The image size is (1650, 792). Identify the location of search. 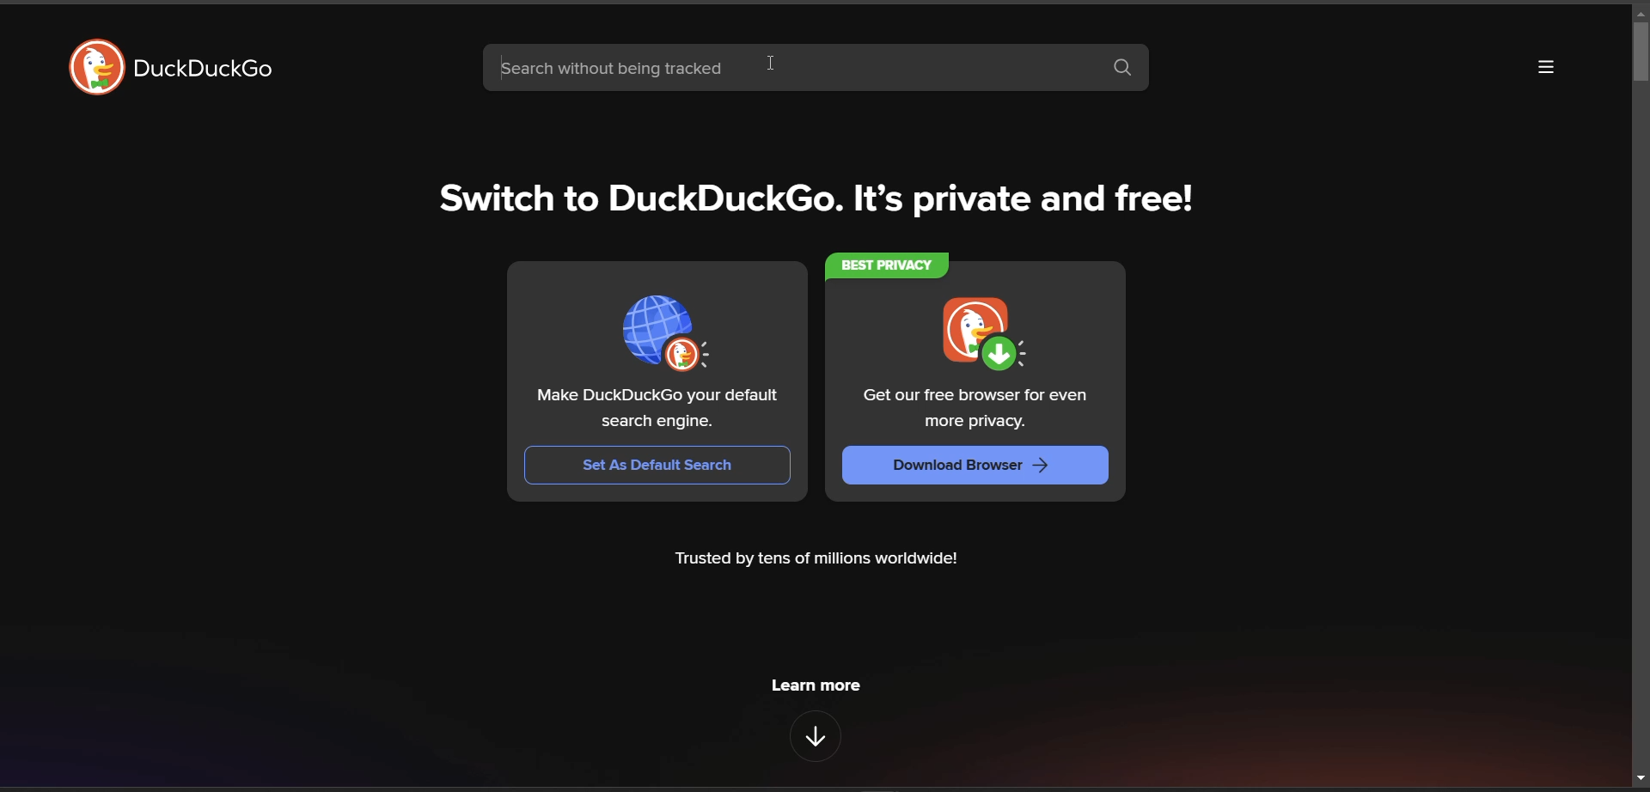
(1127, 69).